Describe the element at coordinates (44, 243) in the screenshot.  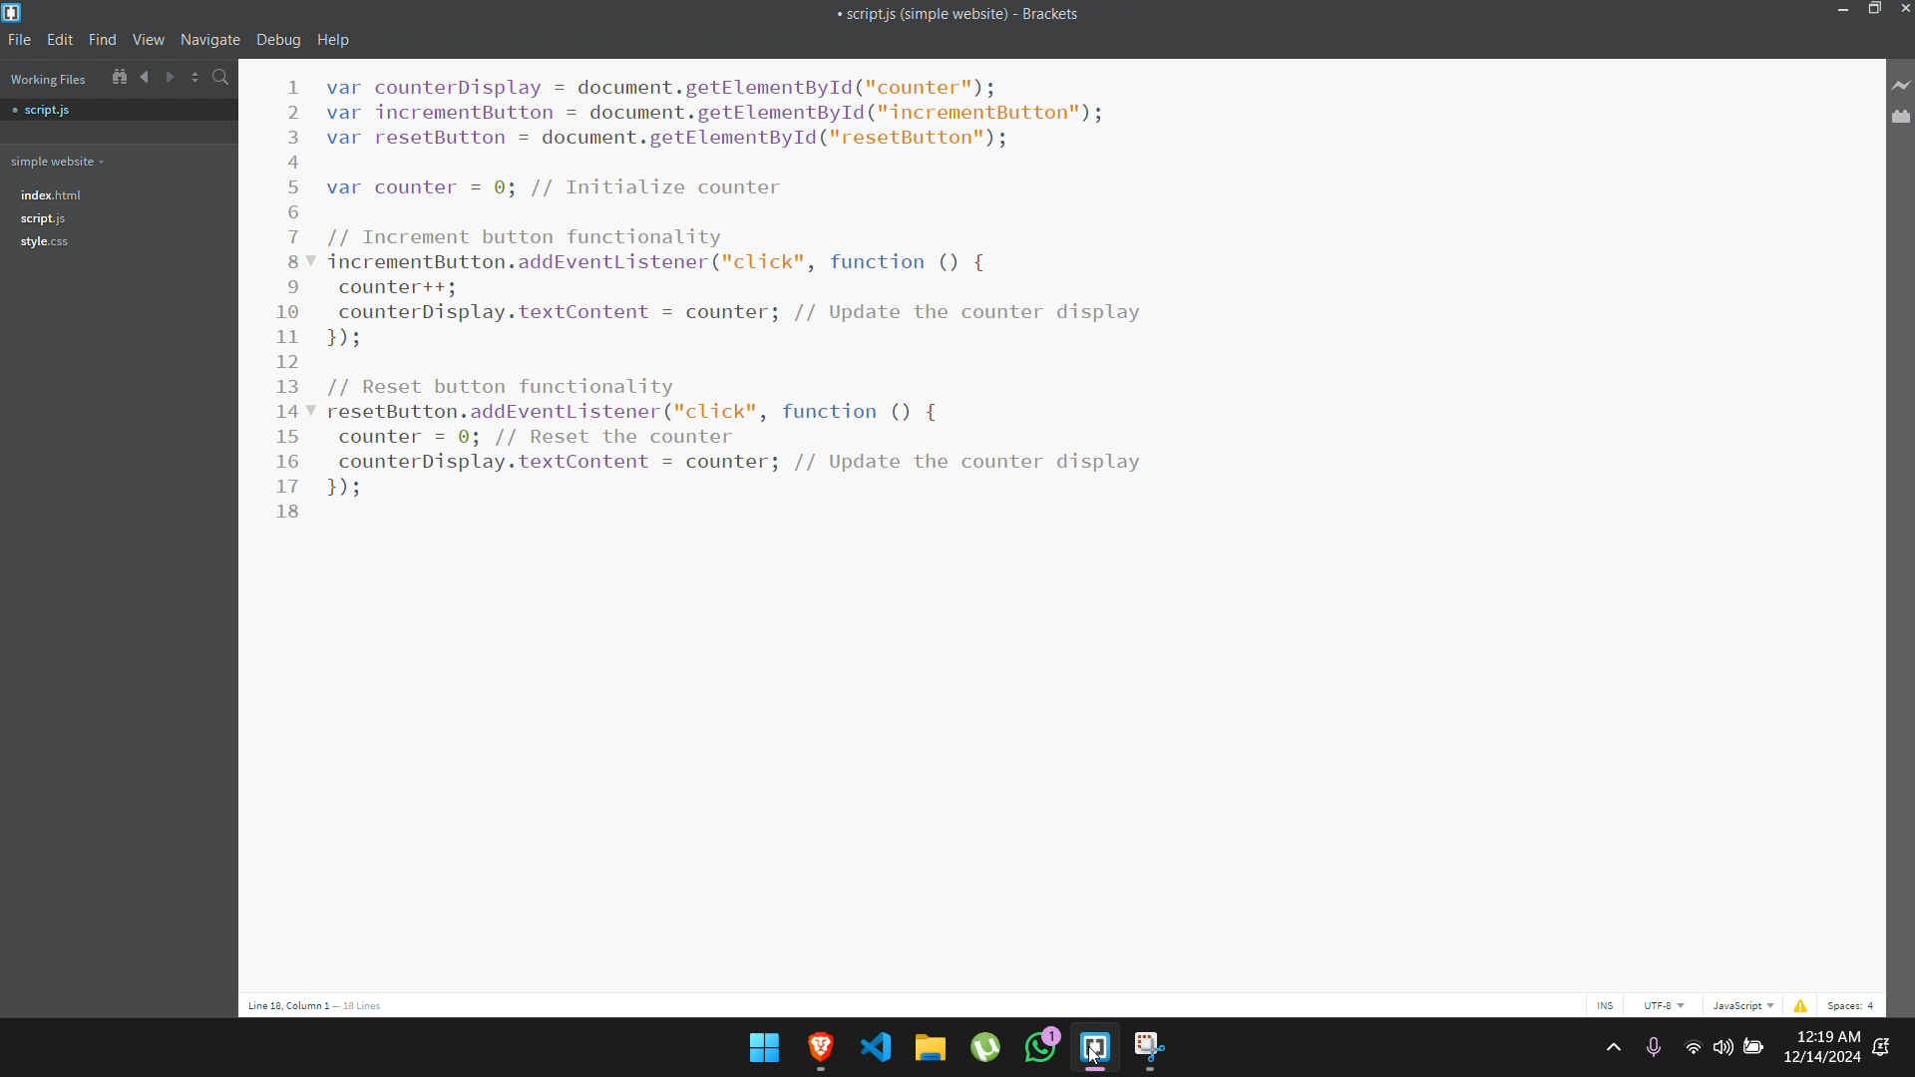
I see `style.css` at that location.